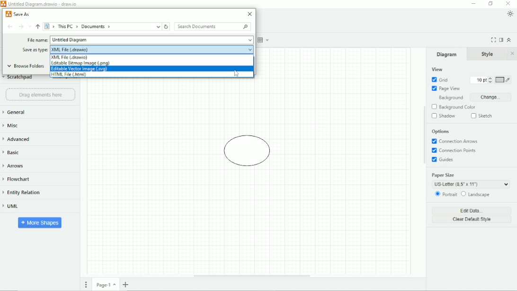 This screenshot has width=517, height=291. I want to click on View, so click(437, 69).